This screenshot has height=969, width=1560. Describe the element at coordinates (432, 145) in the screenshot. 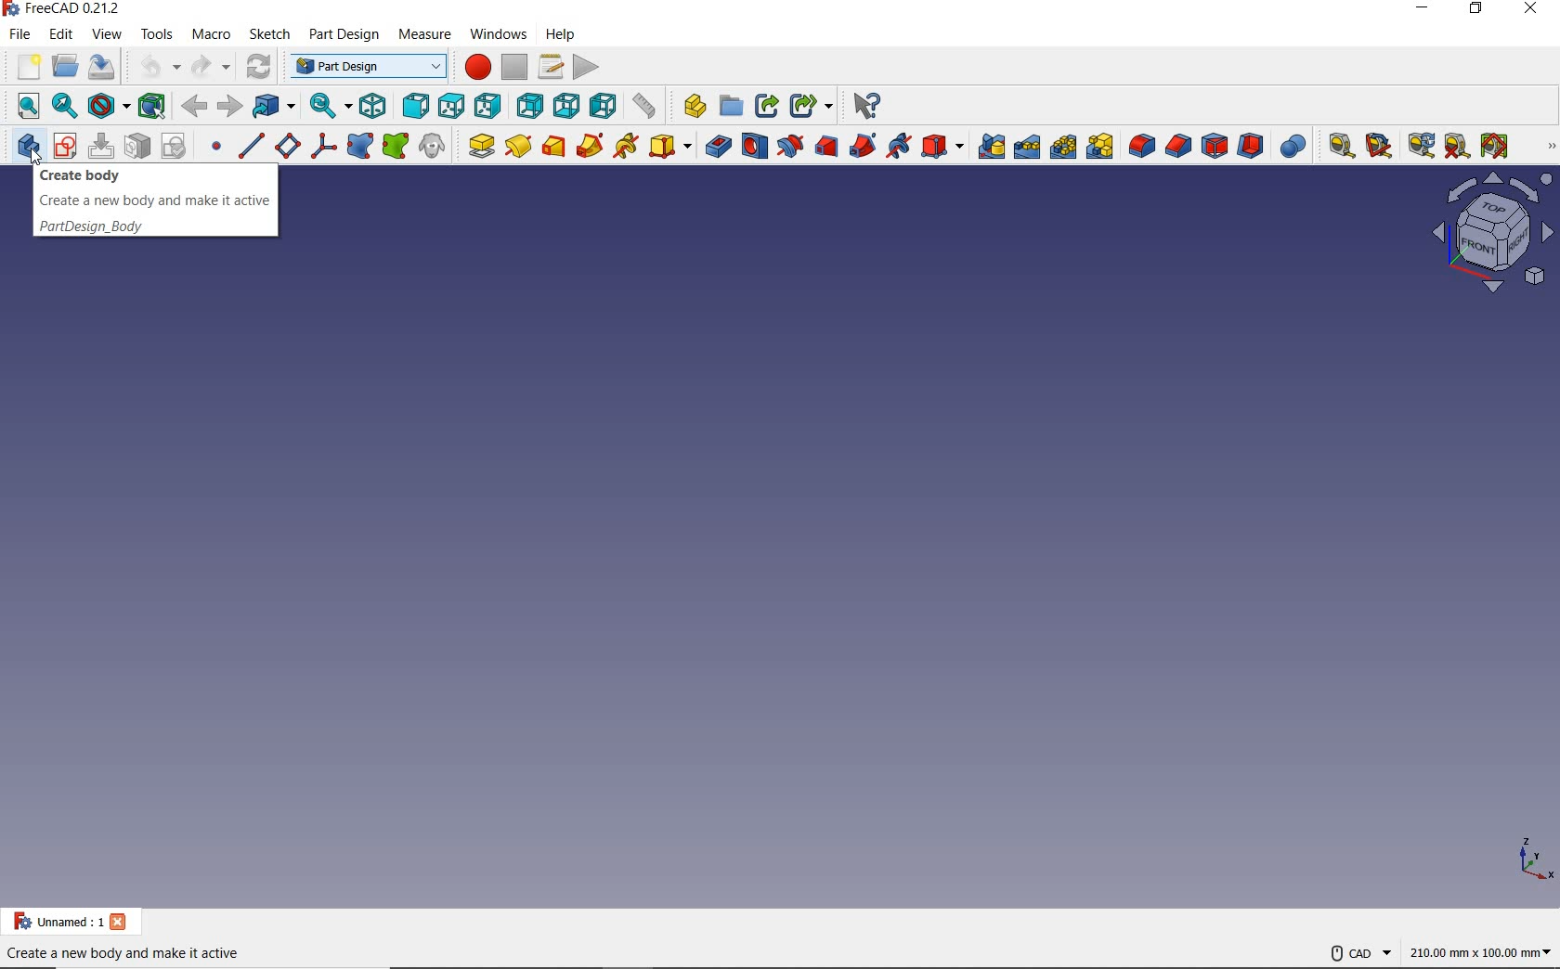

I see `CREATE A CLONE` at that location.